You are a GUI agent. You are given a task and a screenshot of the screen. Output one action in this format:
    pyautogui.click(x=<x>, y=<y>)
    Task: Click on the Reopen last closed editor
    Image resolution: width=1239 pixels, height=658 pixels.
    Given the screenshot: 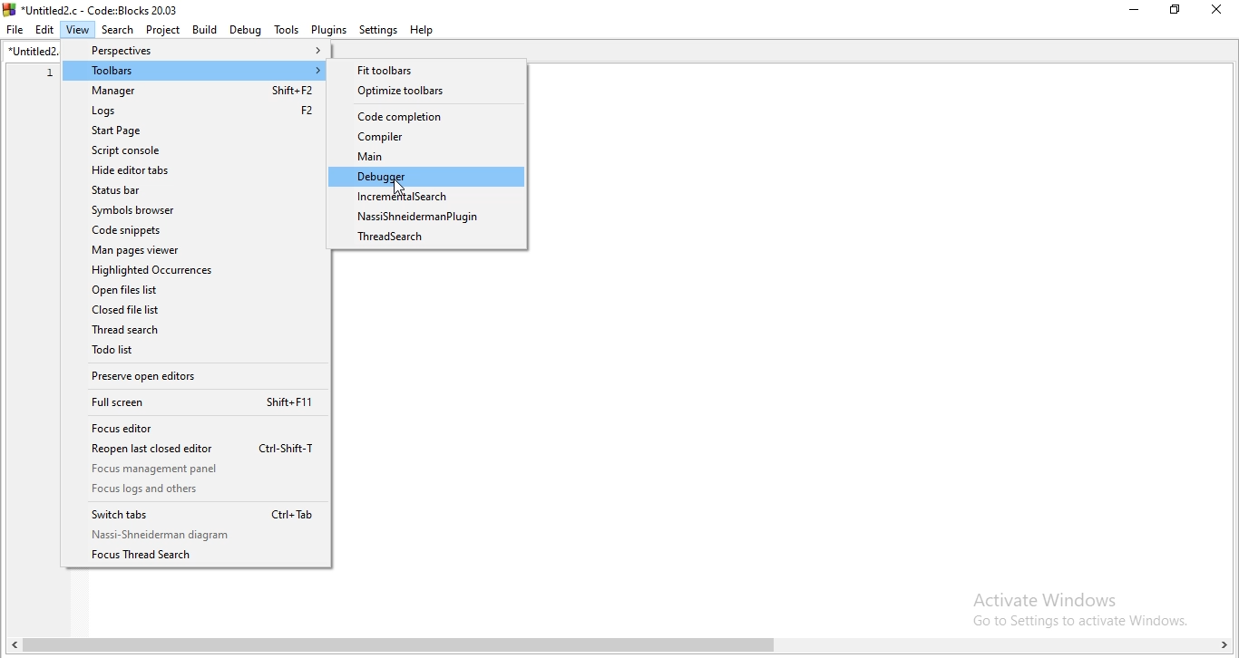 What is the action you would take?
    pyautogui.click(x=196, y=450)
    